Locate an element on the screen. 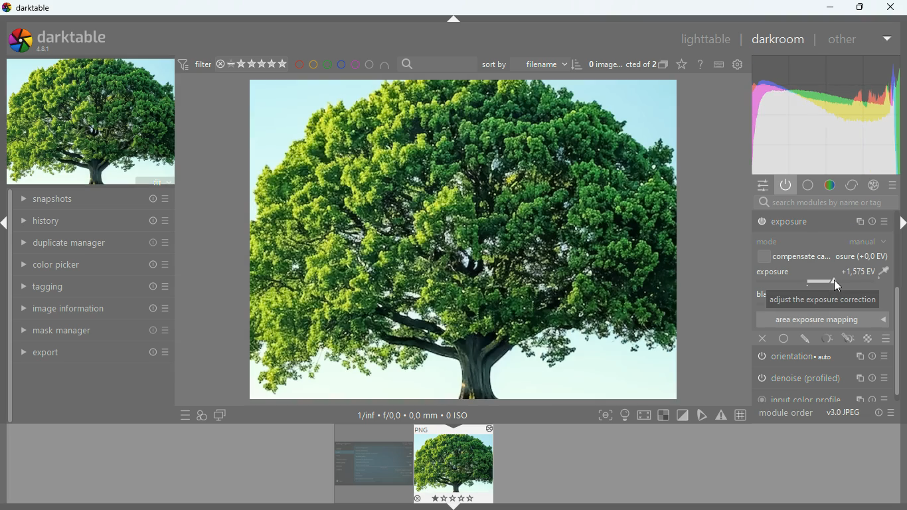  frame is located at coordinates (606, 415).